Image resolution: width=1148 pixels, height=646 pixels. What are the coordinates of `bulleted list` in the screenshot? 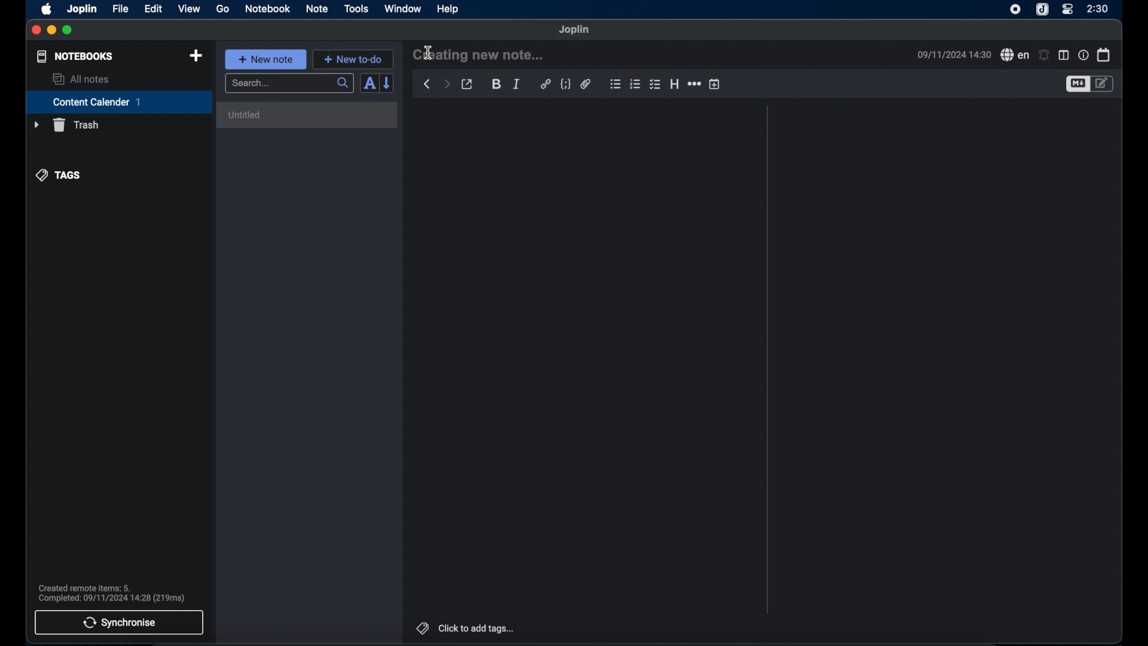 It's located at (615, 84).